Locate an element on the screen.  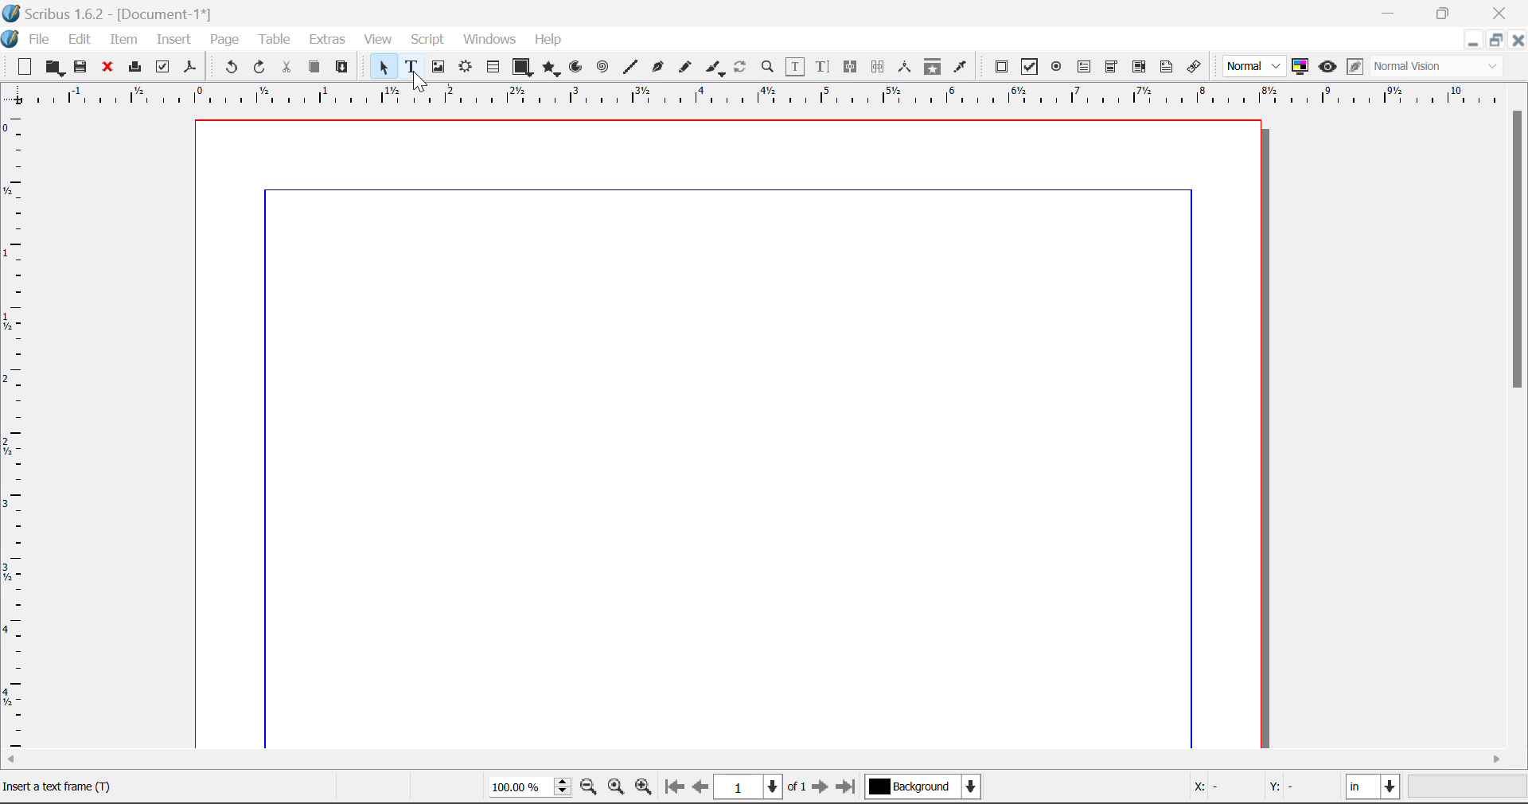
Zoom Out is located at coordinates (591, 789).